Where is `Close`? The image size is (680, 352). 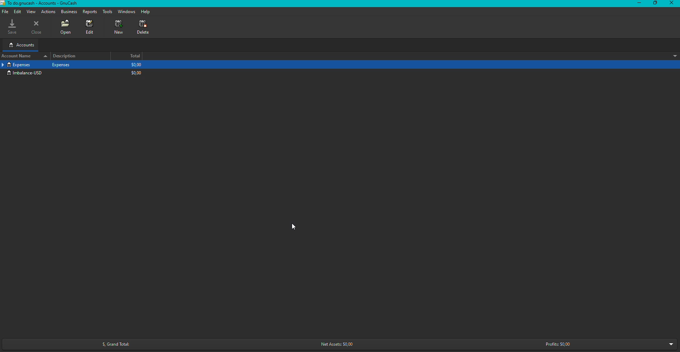 Close is located at coordinates (37, 28).